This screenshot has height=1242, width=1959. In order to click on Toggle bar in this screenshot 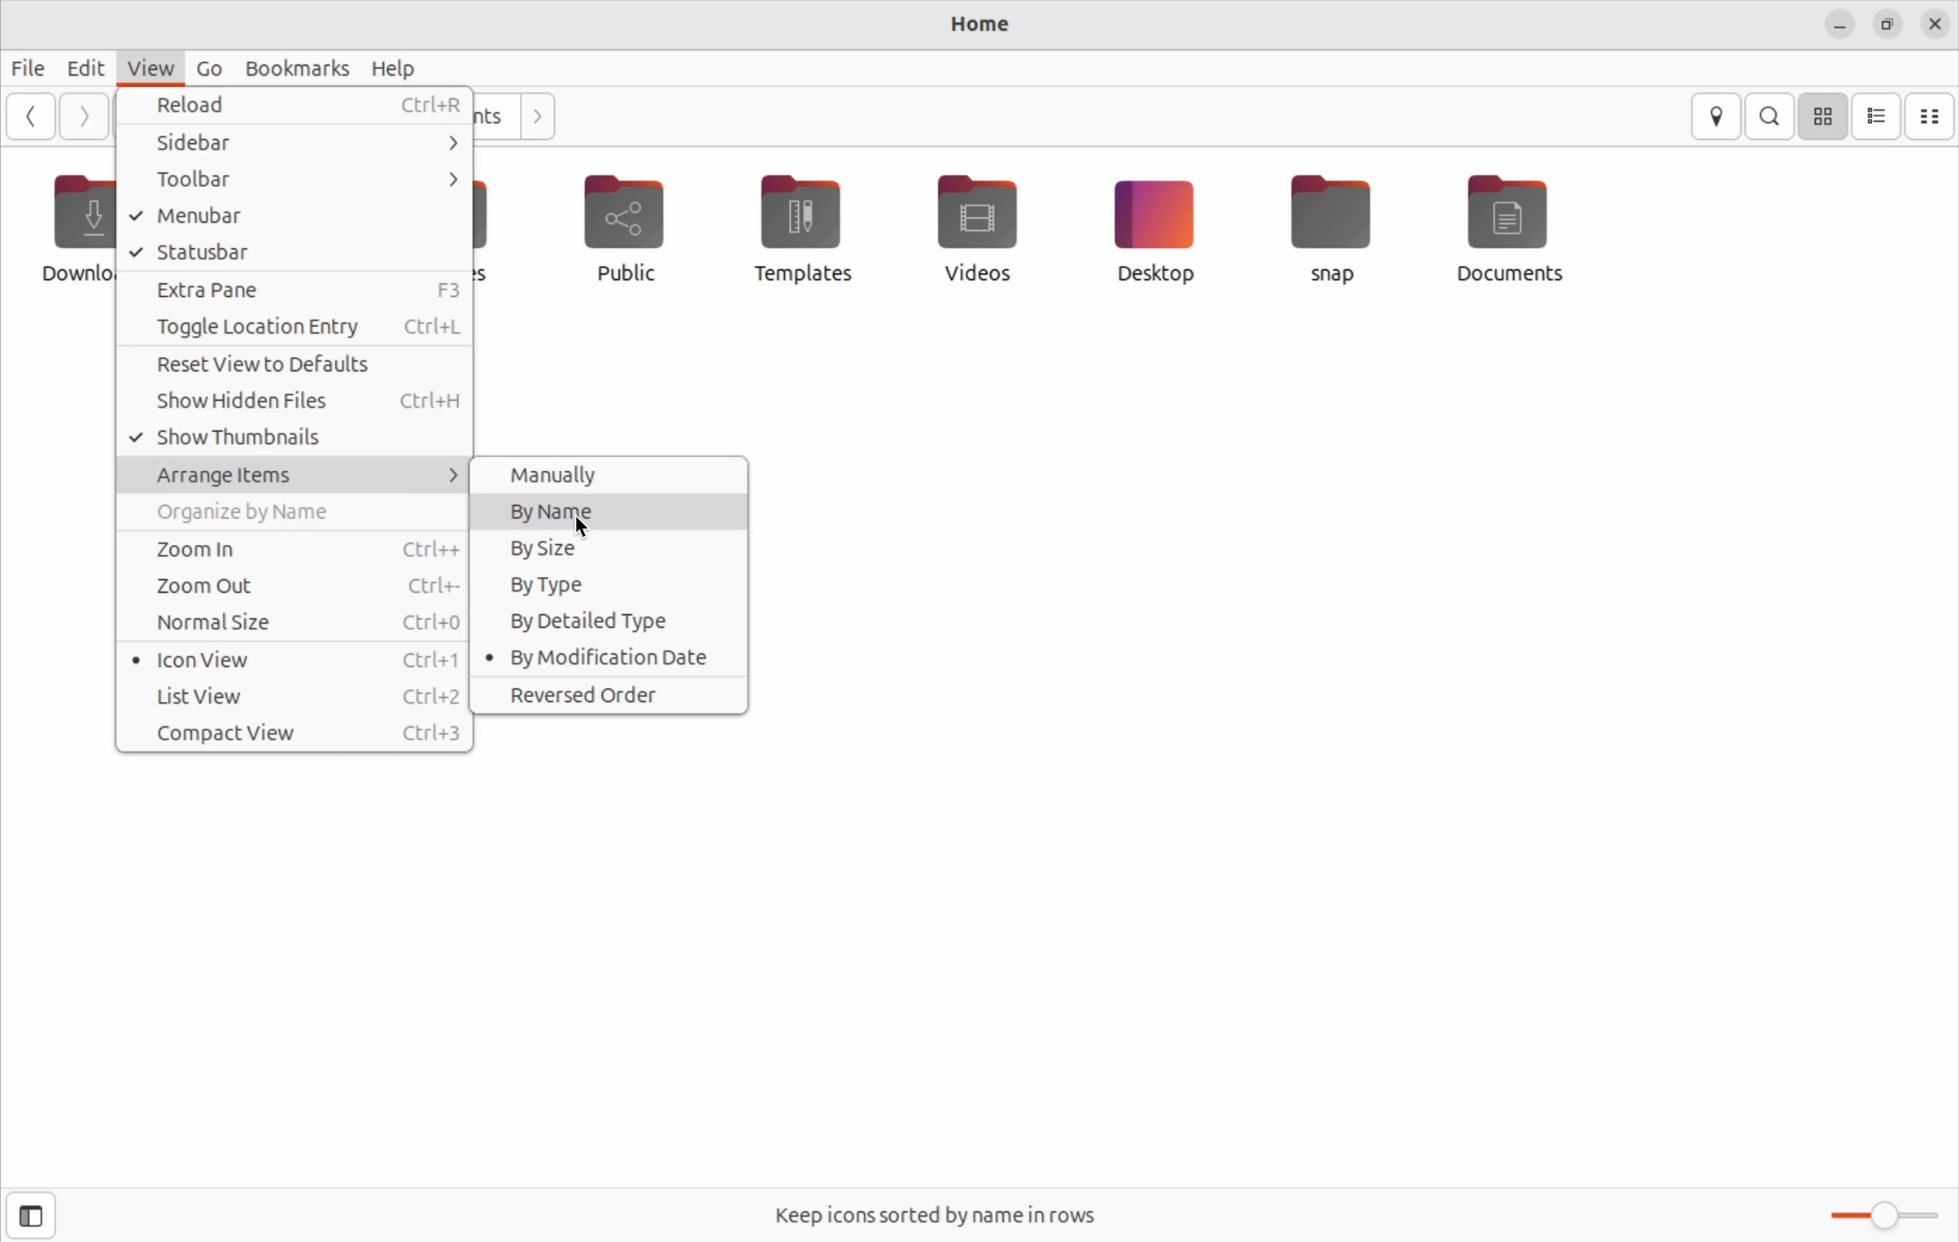, I will do `click(1886, 1213)`.